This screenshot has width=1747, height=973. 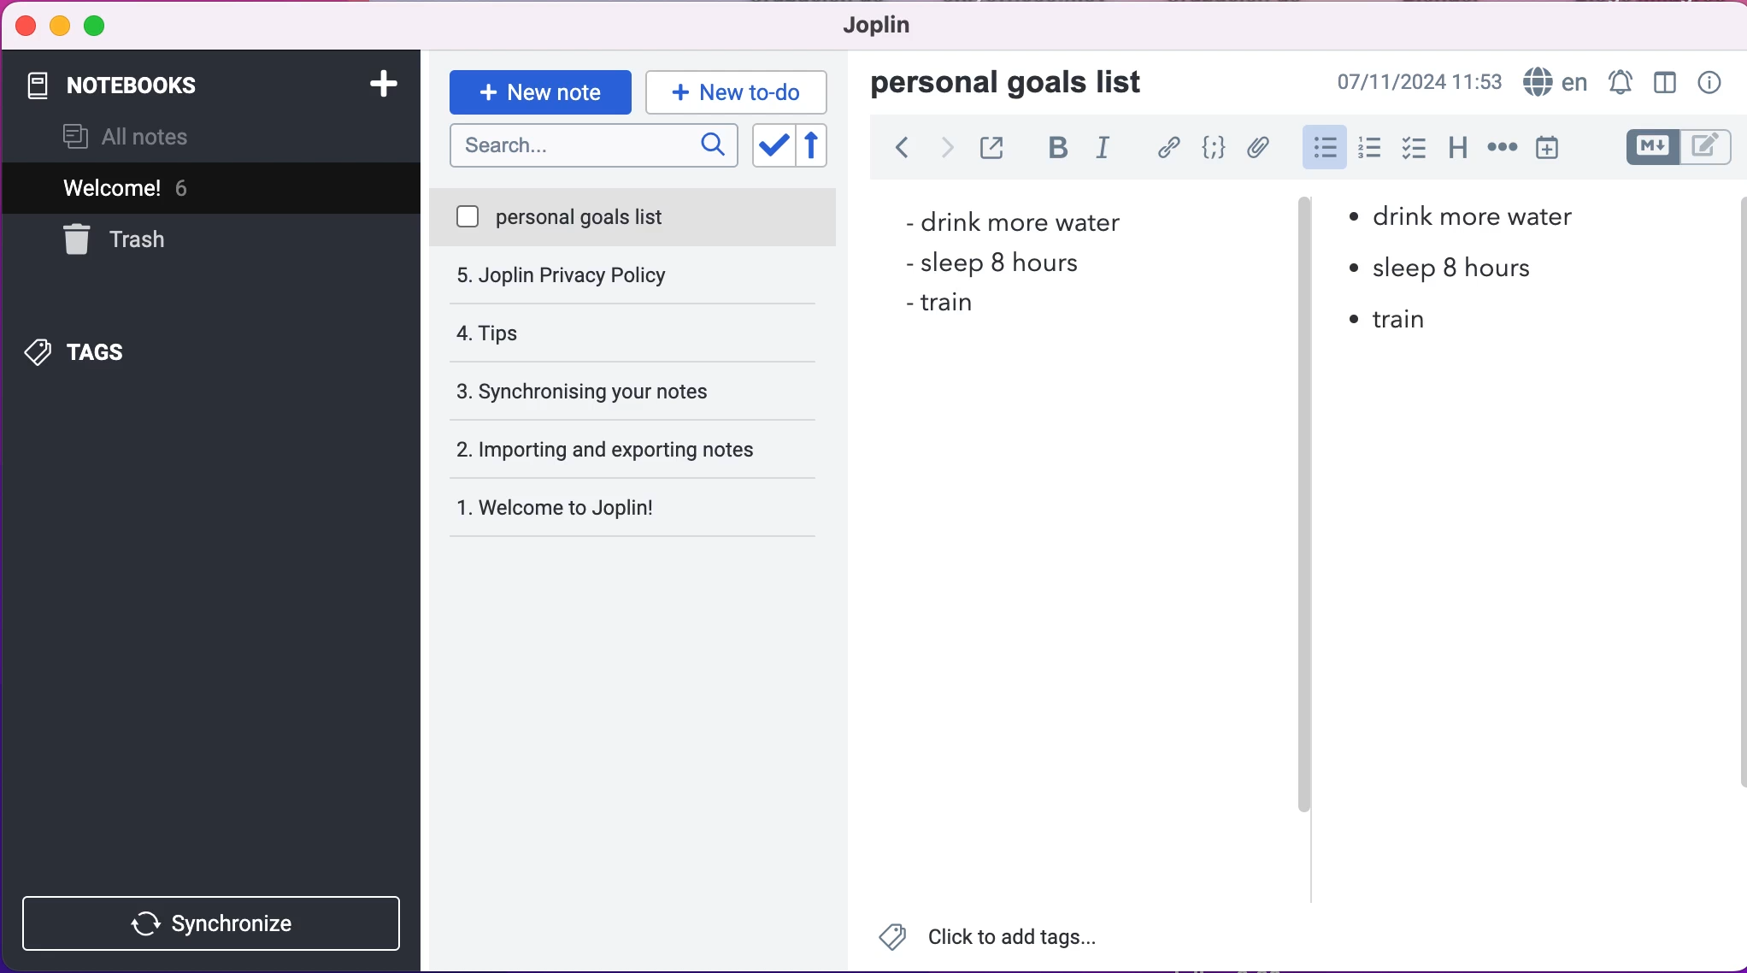 I want to click on language, so click(x=1554, y=80).